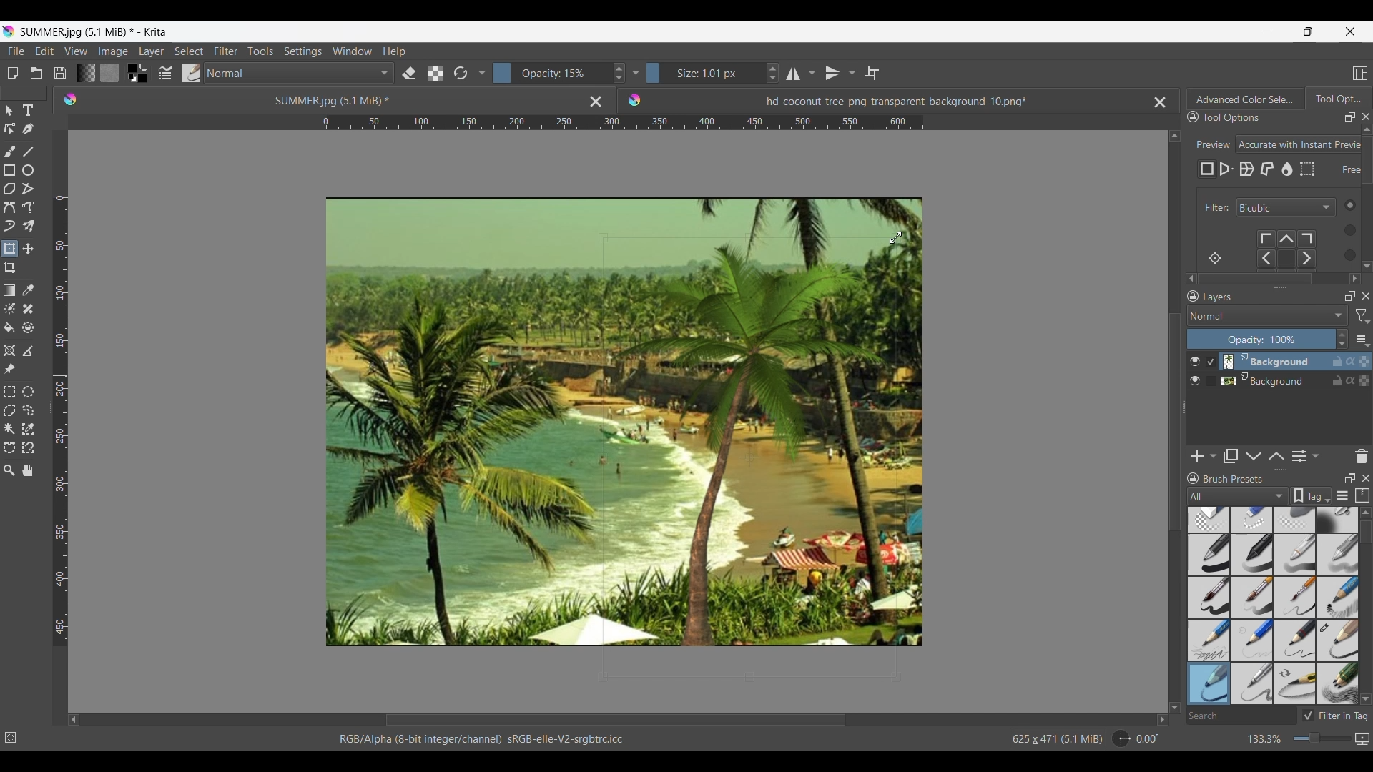  Describe the element at coordinates (1365, 698) in the screenshot. I see `Down` at that location.